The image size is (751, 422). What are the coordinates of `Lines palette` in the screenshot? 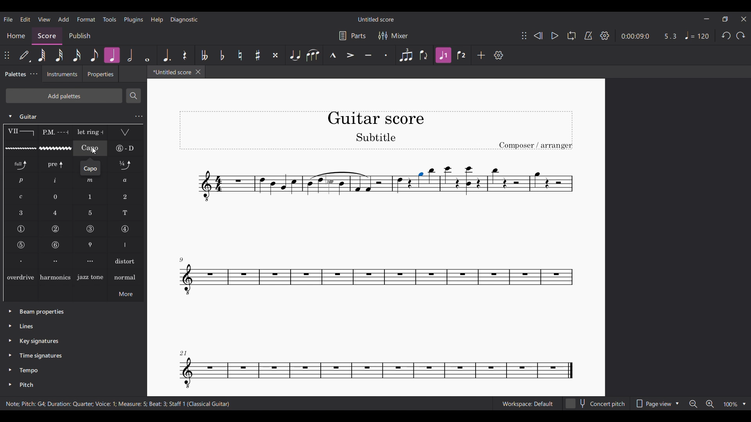 It's located at (27, 326).